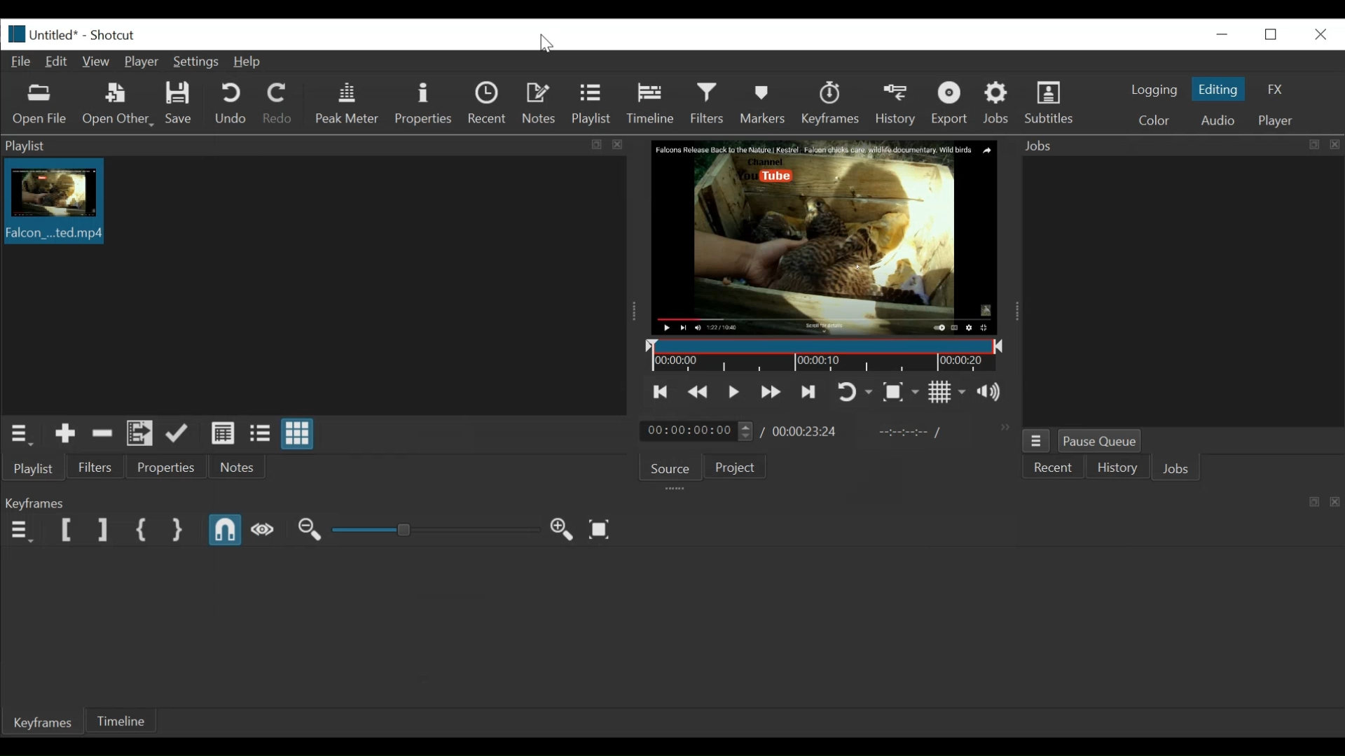 The height and width of the screenshot is (756, 1345). I want to click on Jobs menu, so click(1037, 441).